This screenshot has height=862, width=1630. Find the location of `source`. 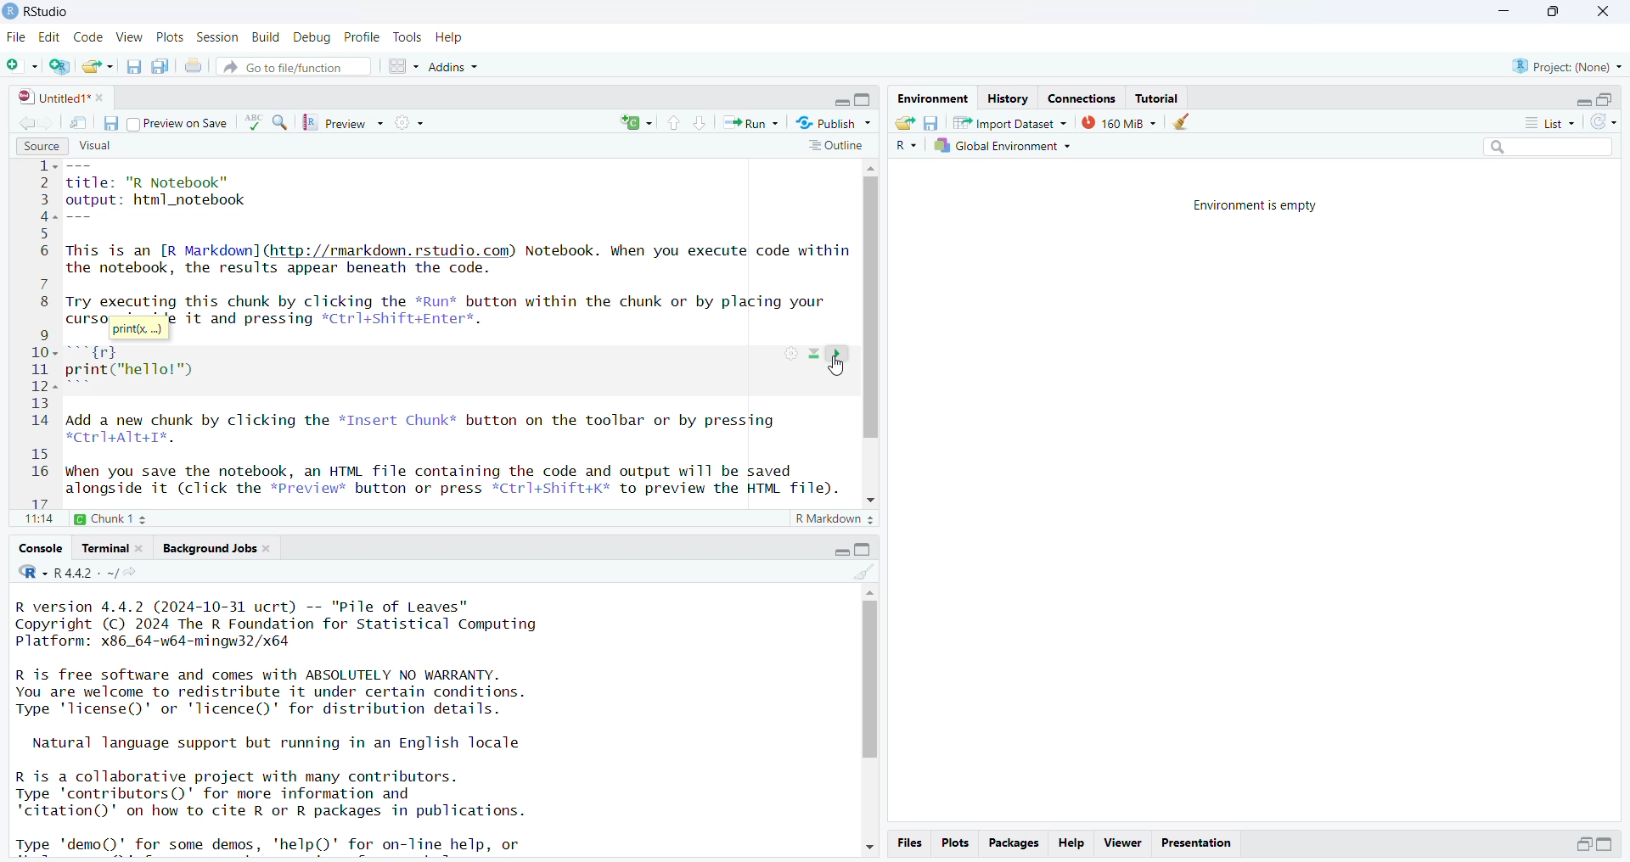

source is located at coordinates (461, 333).